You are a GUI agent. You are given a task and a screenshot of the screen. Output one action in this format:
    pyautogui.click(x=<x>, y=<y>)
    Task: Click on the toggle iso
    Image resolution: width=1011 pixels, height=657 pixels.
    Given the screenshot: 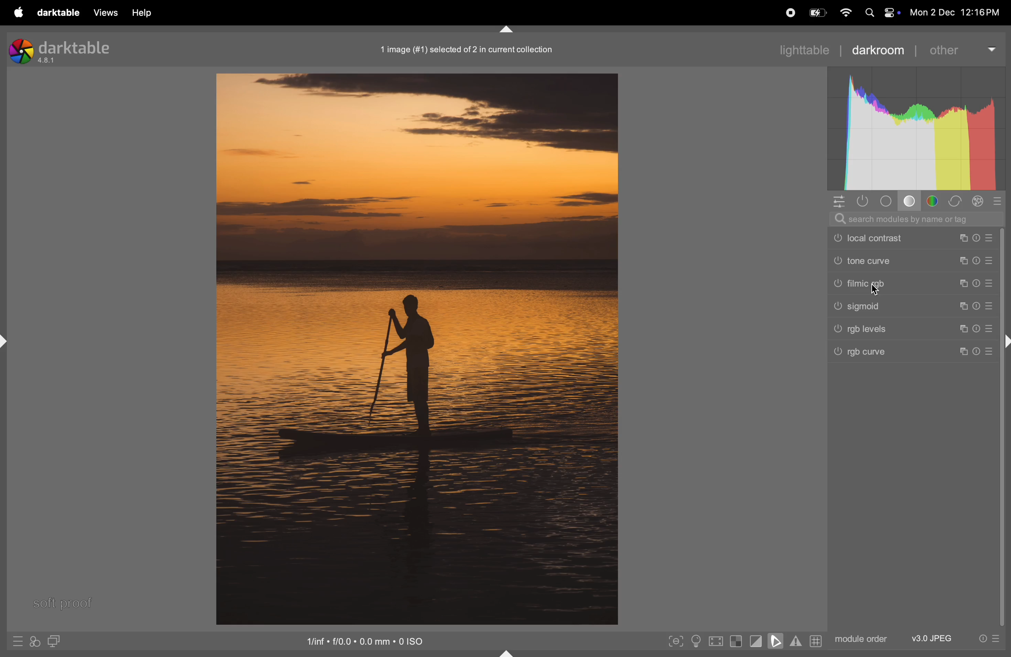 What is the action you would take?
    pyautogui.click(x=698, y=642)
    